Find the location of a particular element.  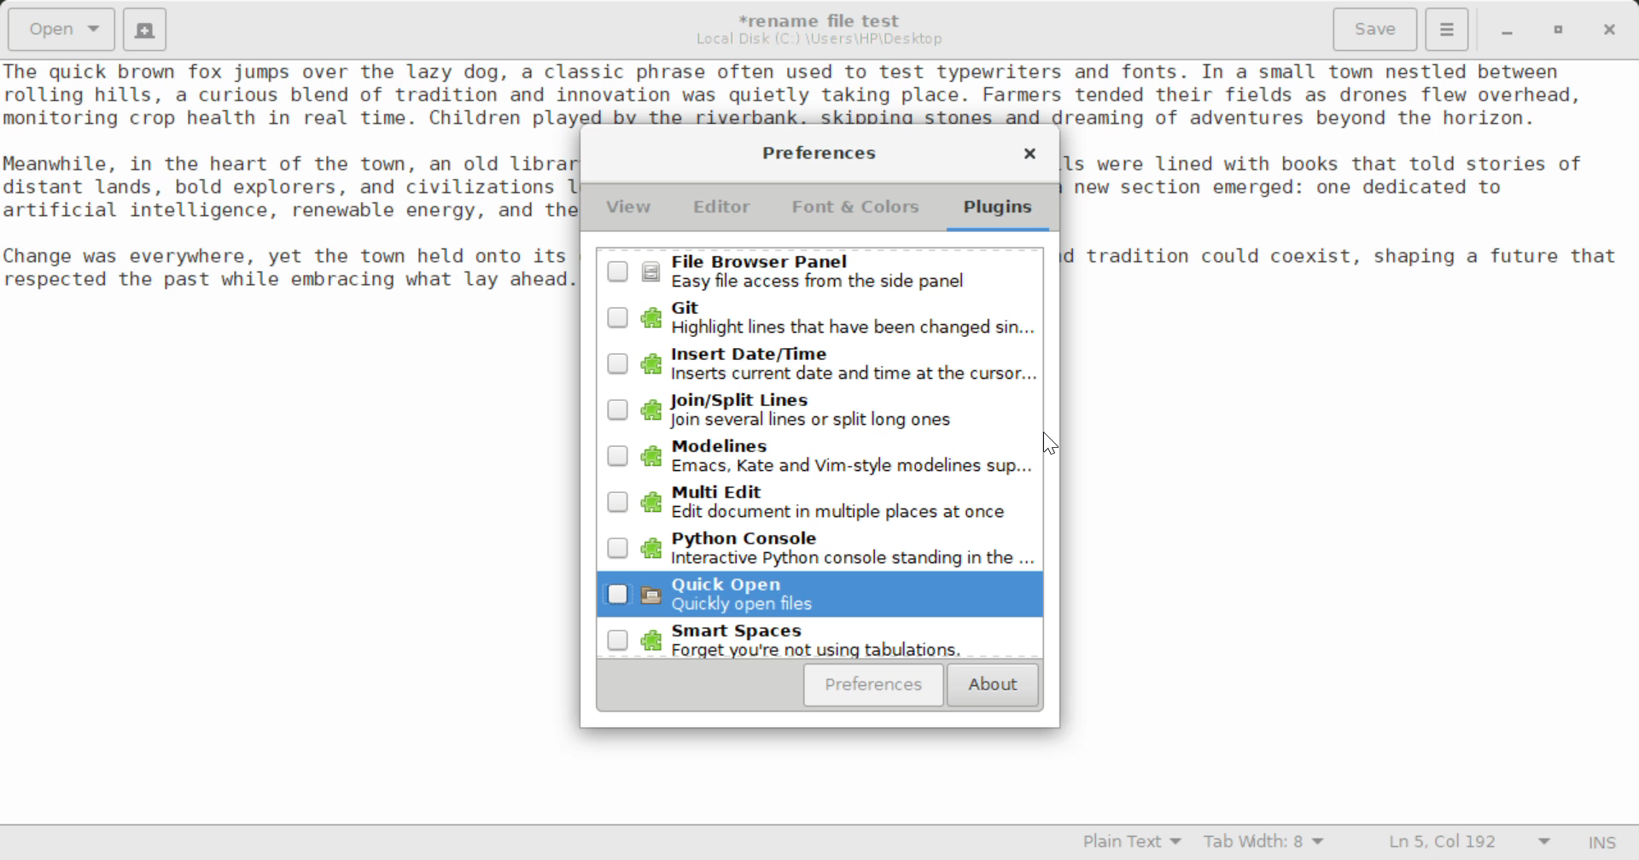

Plugins Tab Selected is located at coordinates (1002, 213).